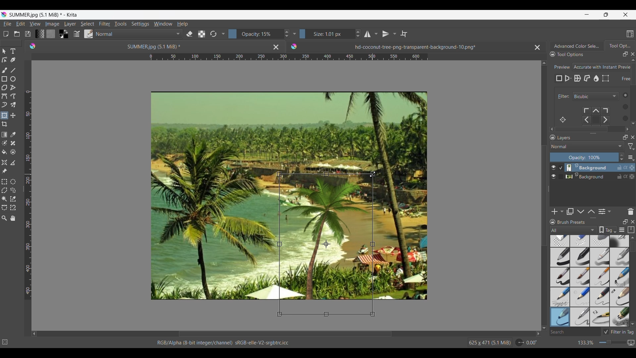 Image resolution: width=636 pixels, height=358 pixels. I want to click on Change angle of canvas, so click(527, 342).